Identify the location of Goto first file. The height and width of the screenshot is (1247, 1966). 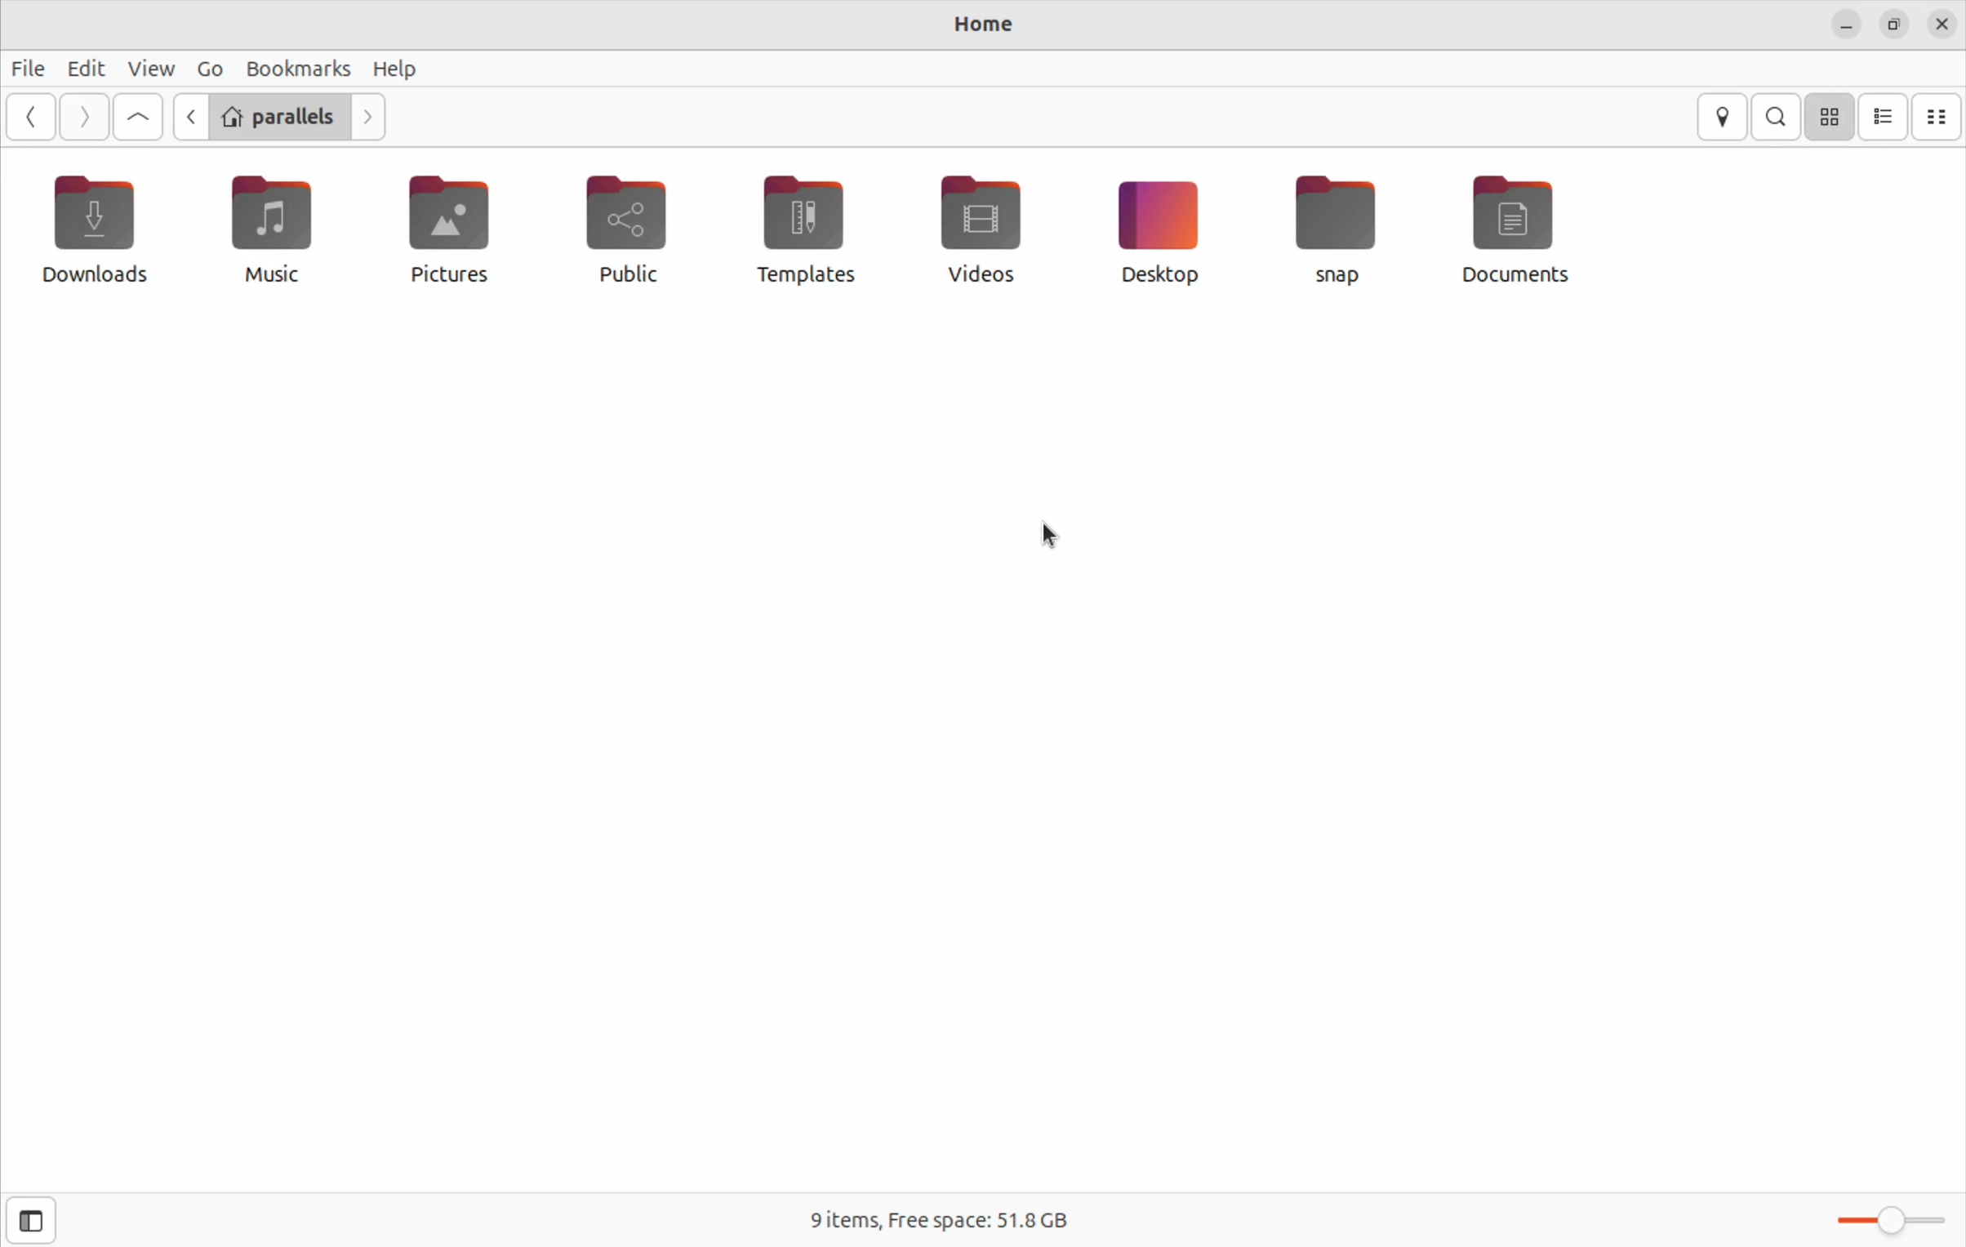
(138, 116).